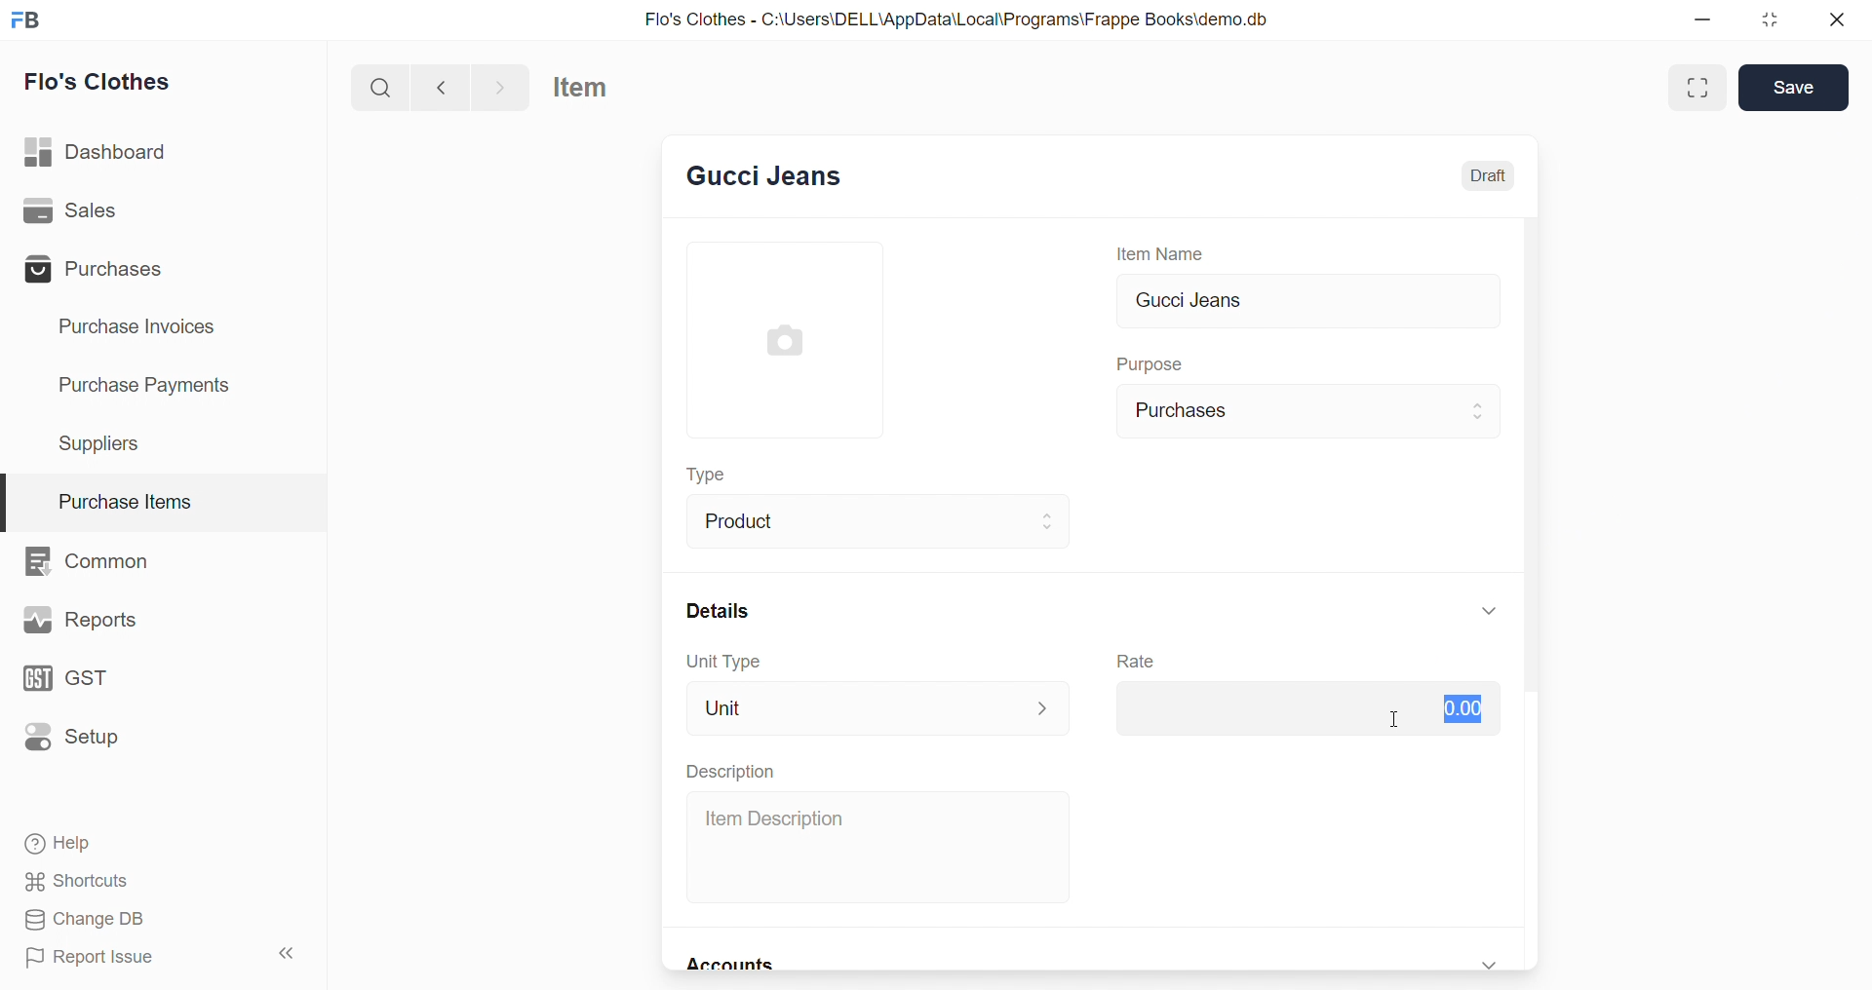  I want to click on image, so click(789, 340).